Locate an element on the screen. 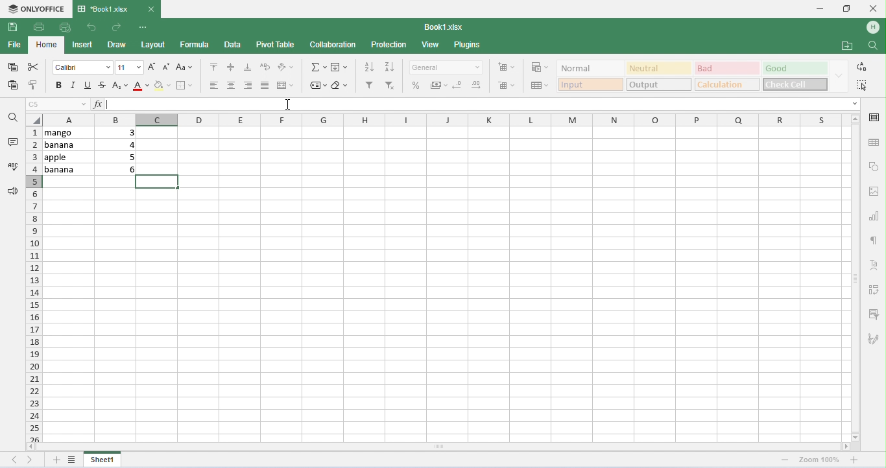  sort ascending is located at coordinates (368, 67).